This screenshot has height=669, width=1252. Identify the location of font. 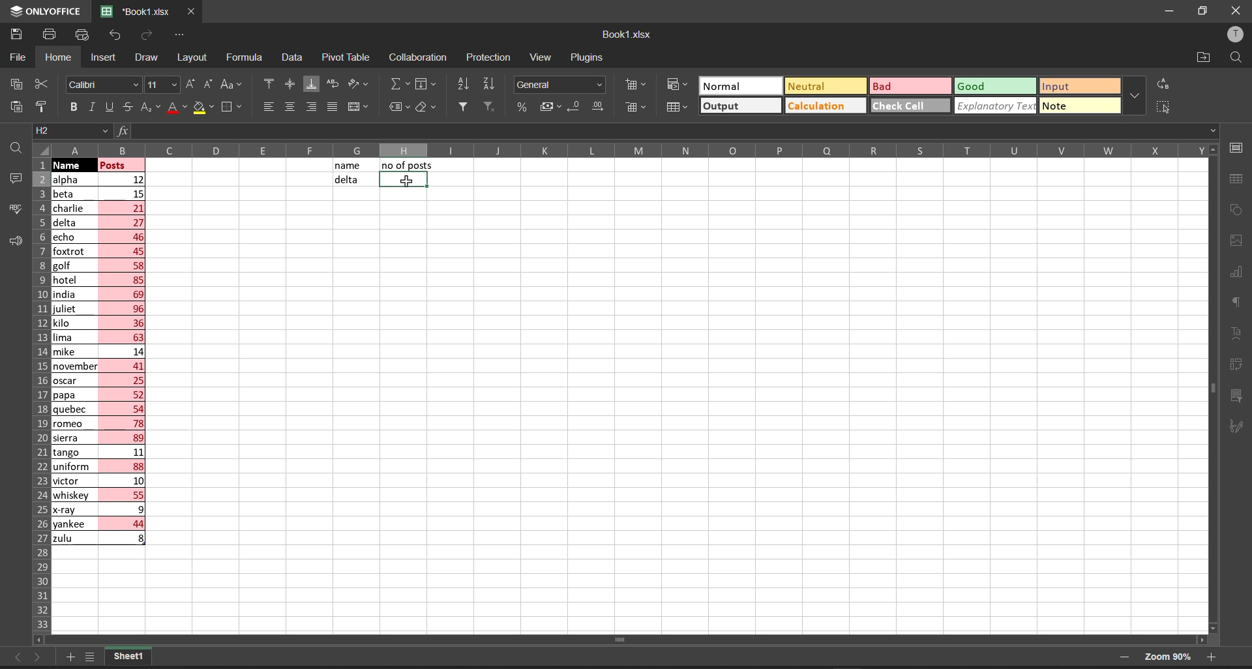
(102, 83).